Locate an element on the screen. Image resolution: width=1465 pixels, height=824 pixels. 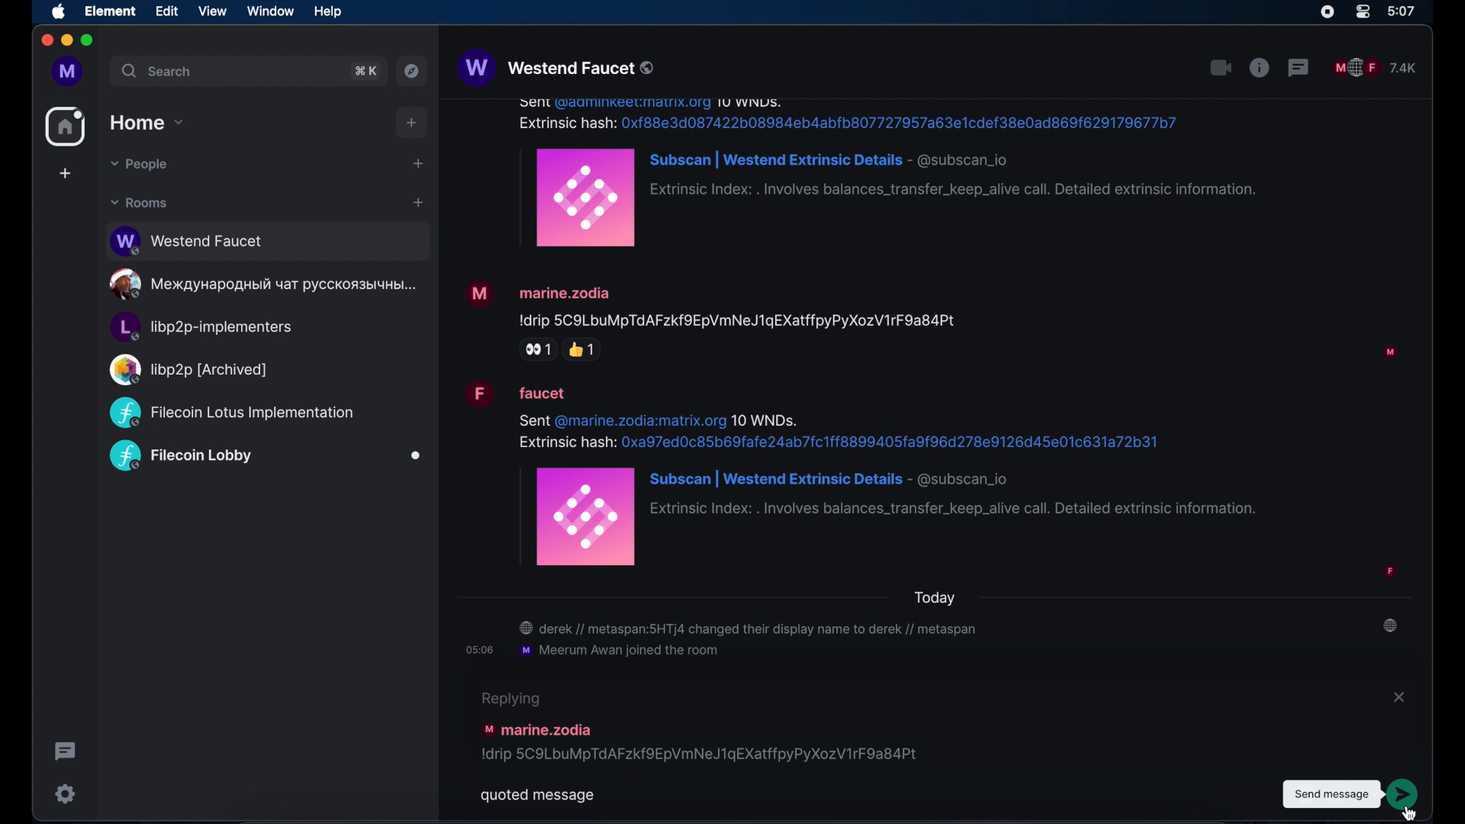
video call is located at coordinates (1220, 68).